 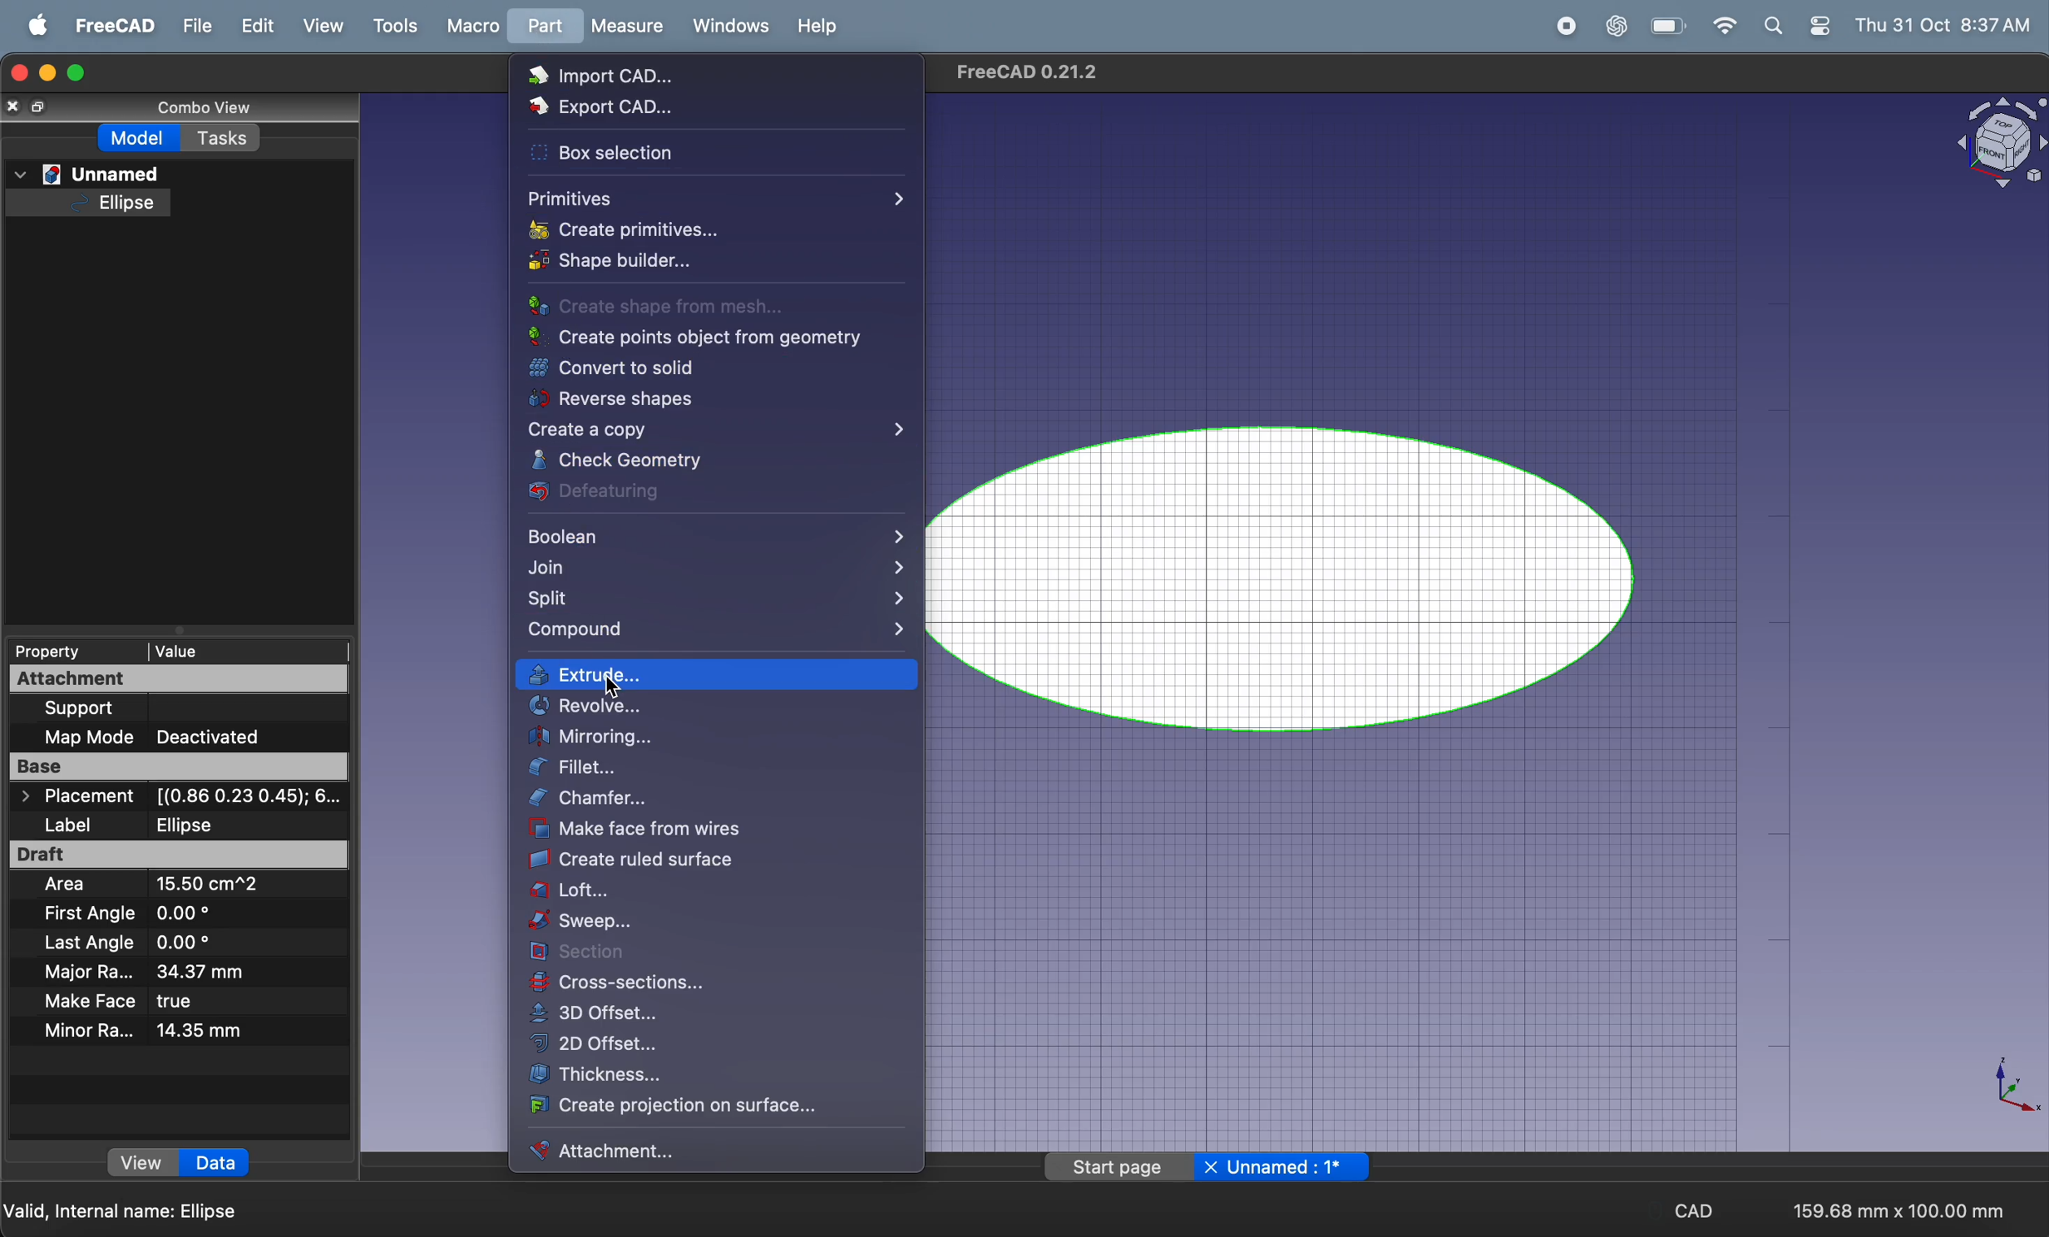 What do you see at coordinates (724, 263) in the screenshot?
I see `shape builder` at bounding box center [724, 263].